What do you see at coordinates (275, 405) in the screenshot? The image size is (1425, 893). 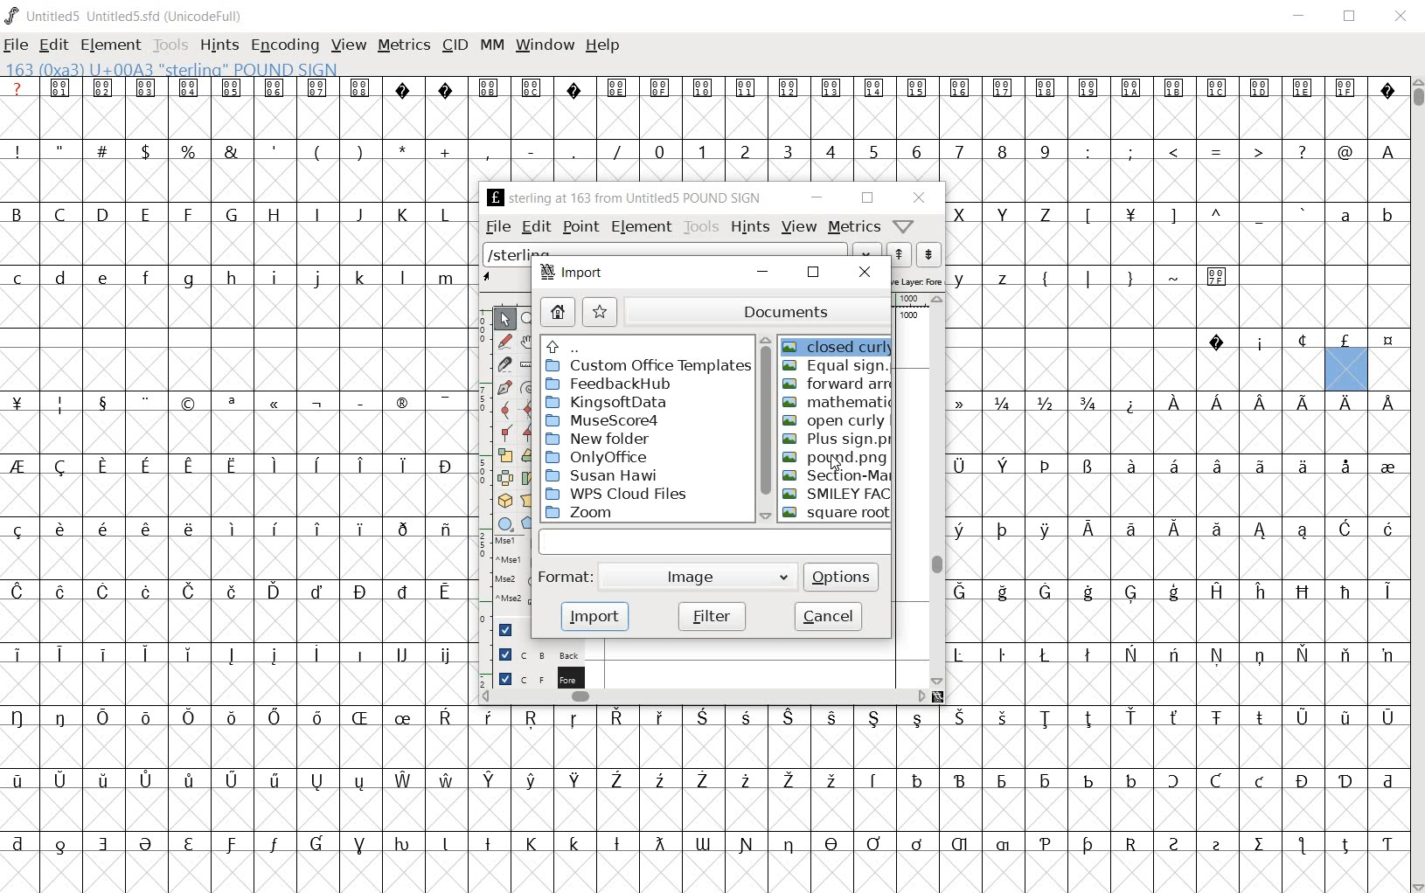 I see `Symbol` at bounding box center [275, 405].